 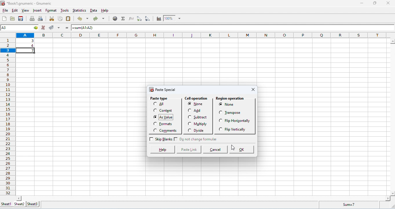 I want to click on edit, so click(x=15, y=10).